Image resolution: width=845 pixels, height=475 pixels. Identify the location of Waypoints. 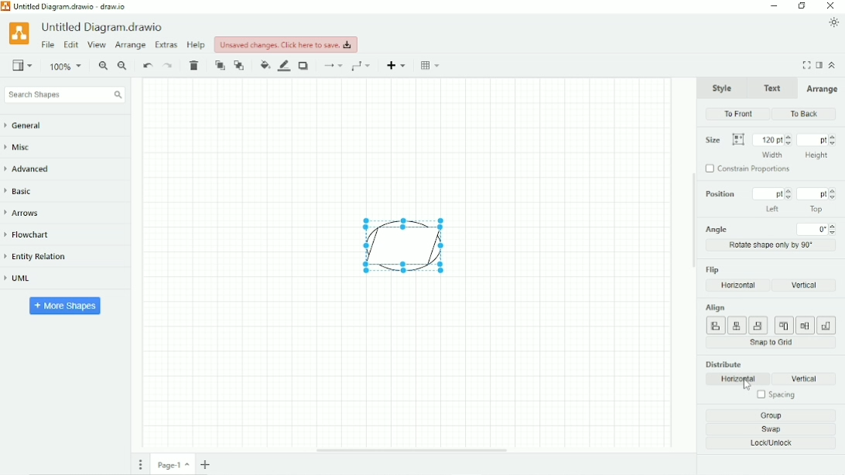
(363, 66).